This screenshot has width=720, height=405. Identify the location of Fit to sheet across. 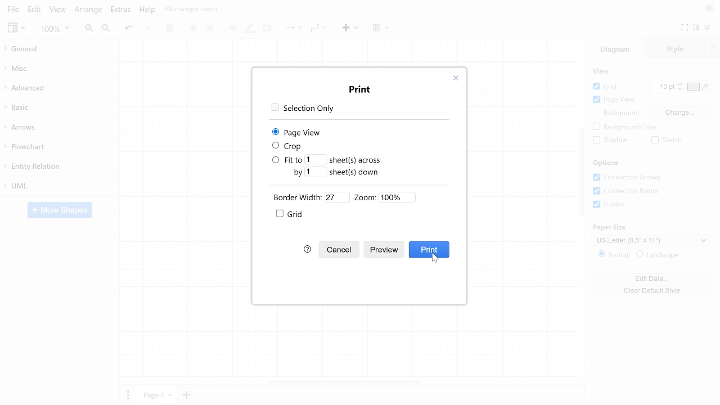
(327, 160).